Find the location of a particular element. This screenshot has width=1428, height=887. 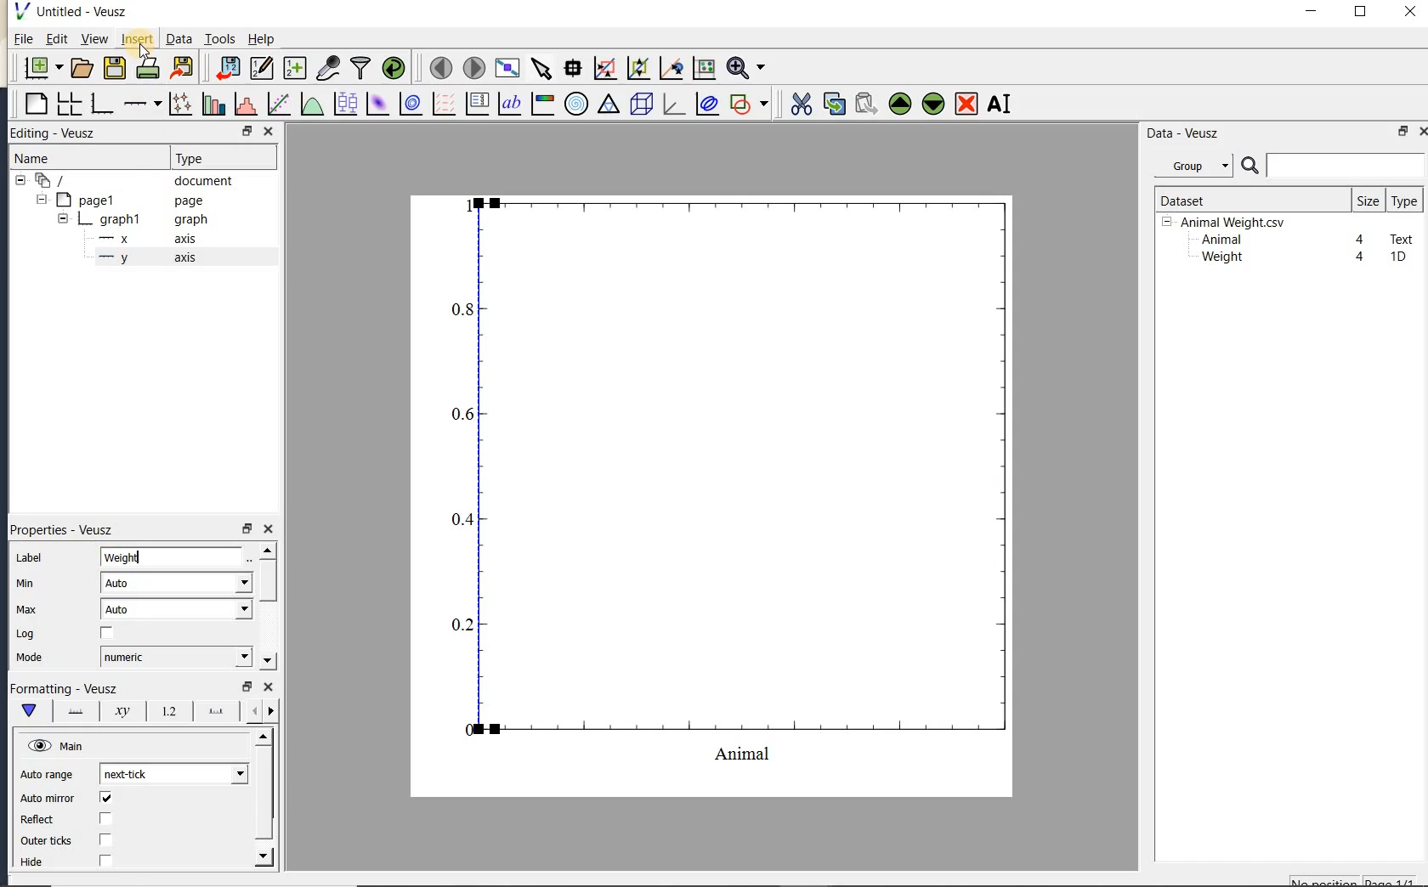

move to the next page is located at coordinates (473, 66).